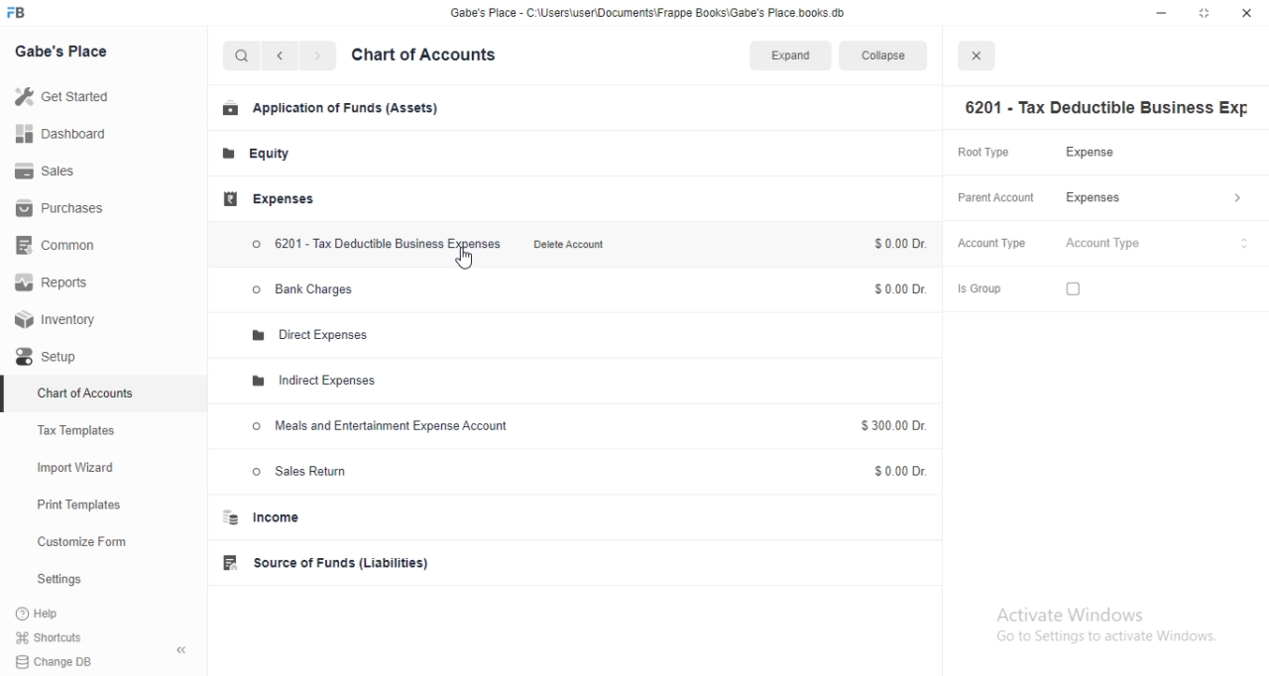  I want to click on Expand, so click(1116, 57).